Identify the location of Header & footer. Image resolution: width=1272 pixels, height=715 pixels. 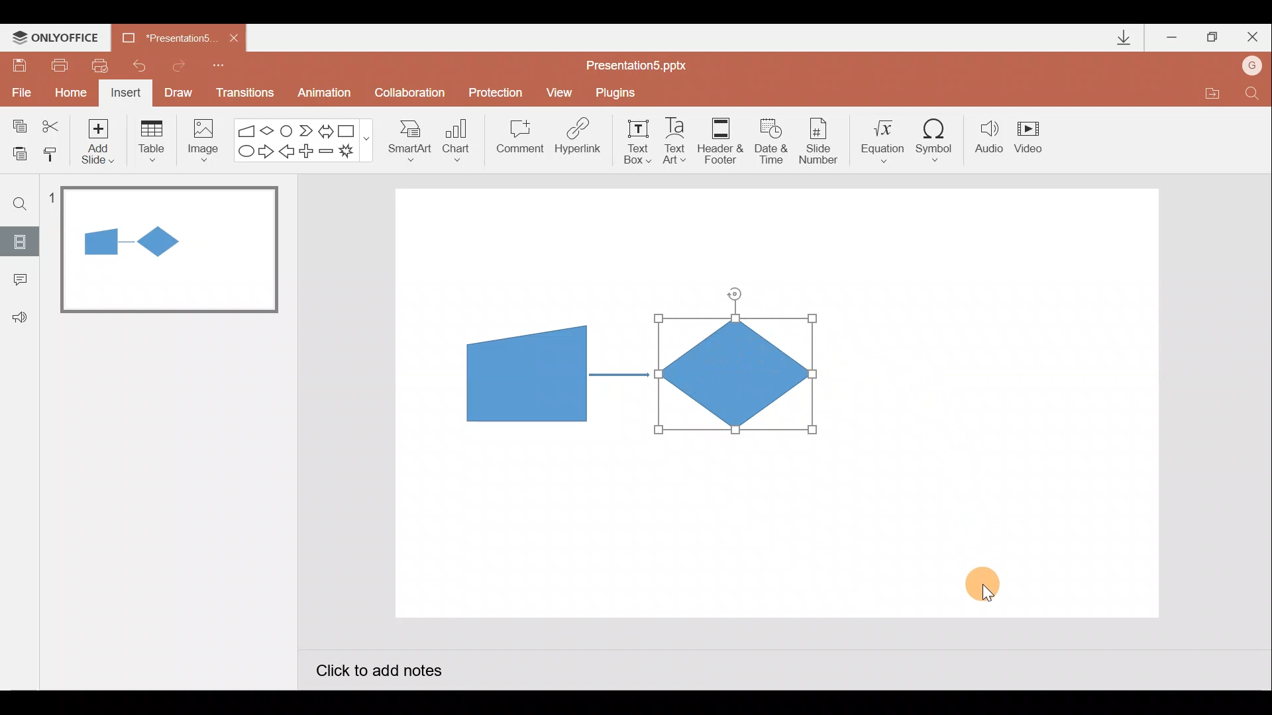
(719, 140).